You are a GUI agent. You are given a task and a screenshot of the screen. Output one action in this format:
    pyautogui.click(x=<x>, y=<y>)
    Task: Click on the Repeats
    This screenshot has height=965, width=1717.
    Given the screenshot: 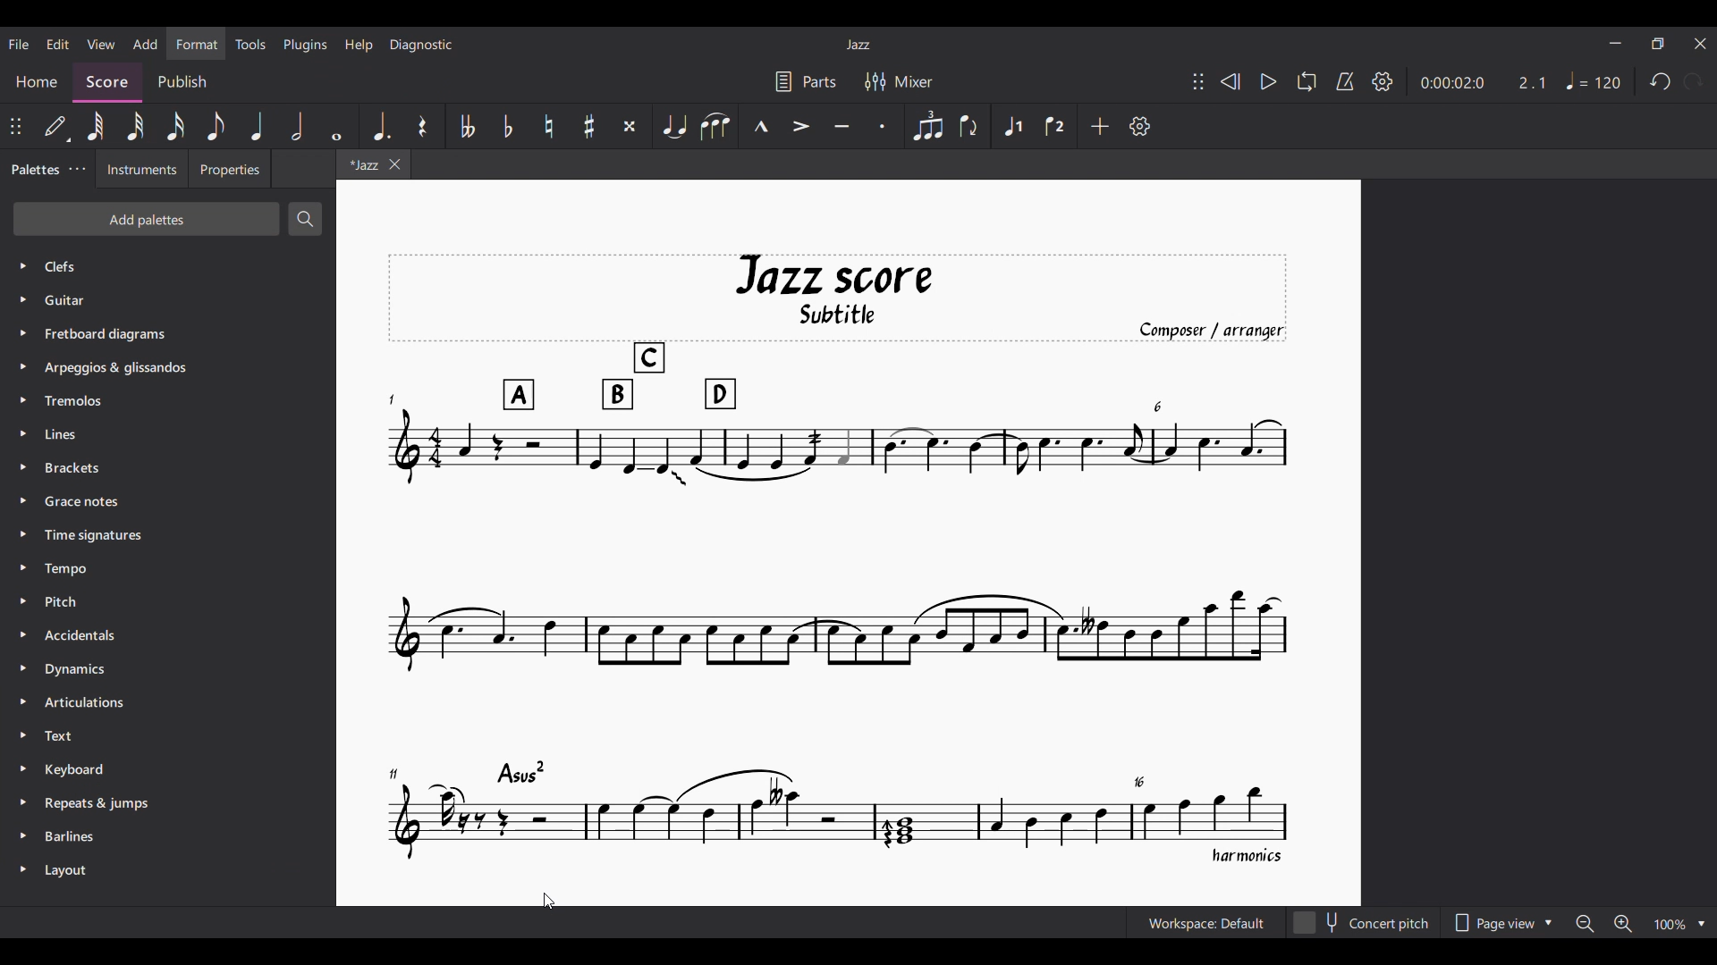 What is the action you would take?
    pyautogui.click(x=104, y=803)
    